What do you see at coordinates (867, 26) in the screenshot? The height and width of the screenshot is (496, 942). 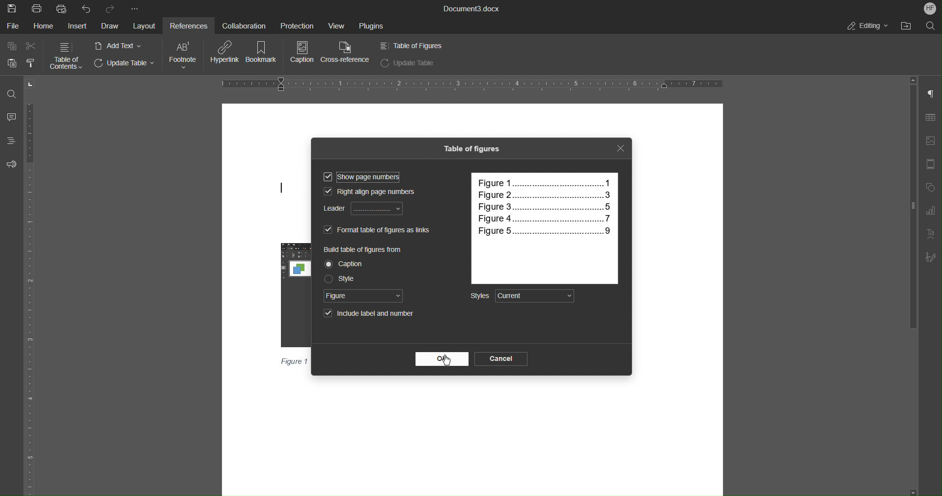 I see `Editing` at bounding box center [867, 26].